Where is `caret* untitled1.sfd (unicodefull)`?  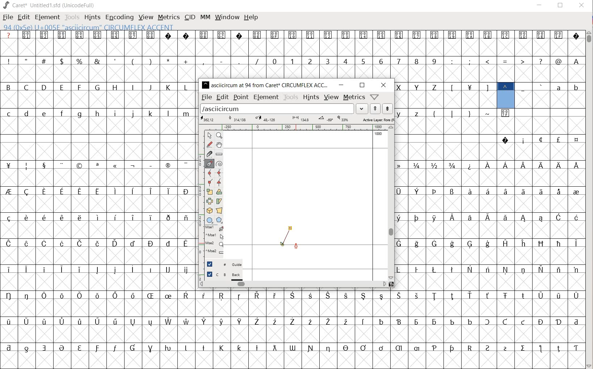
caret* untitled1.sfd (unicodefull) is located at coordinates (50, 5).